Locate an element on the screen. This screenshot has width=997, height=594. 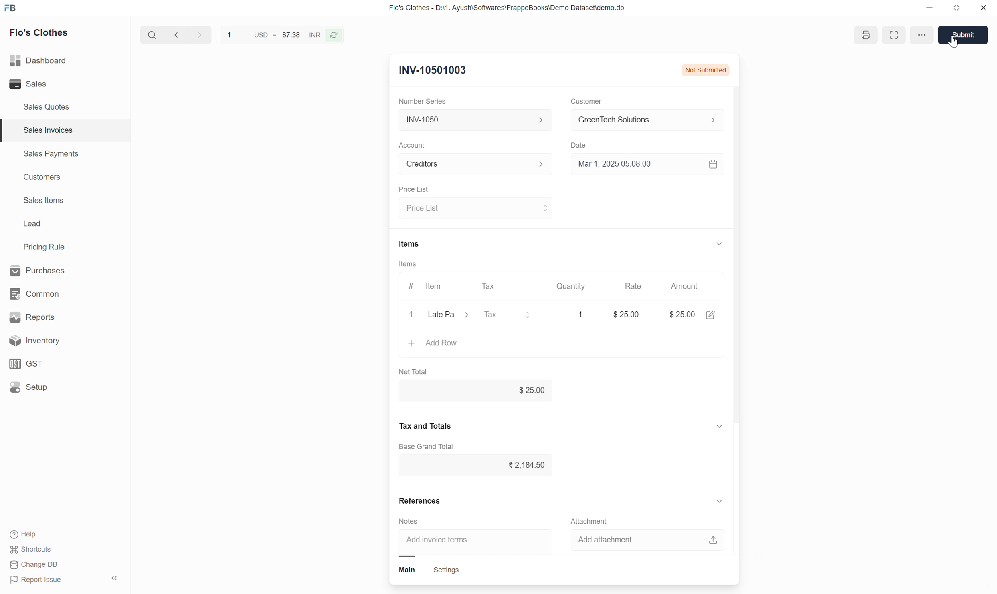
Select date  is located at coordinates (647, 167).